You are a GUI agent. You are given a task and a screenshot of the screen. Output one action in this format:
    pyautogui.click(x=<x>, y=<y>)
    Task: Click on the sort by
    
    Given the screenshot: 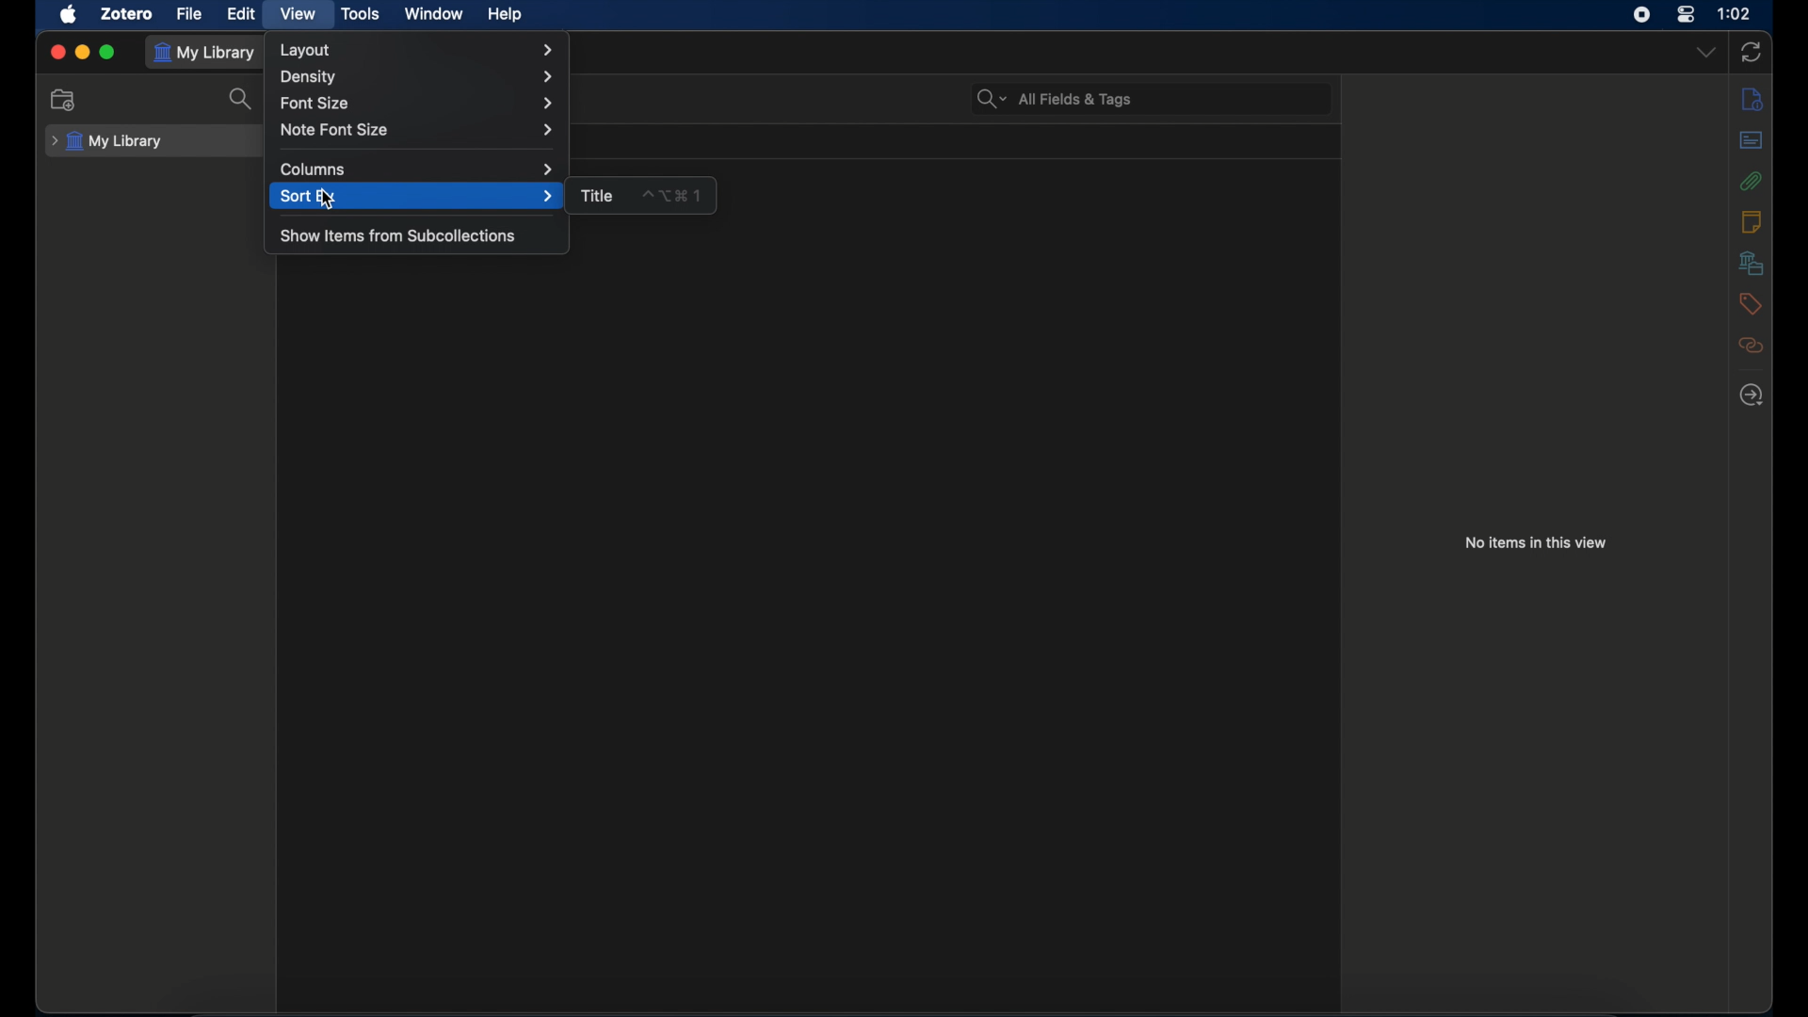 What is the action you would take?
    pyautogui.click(x=417, y=196)
    